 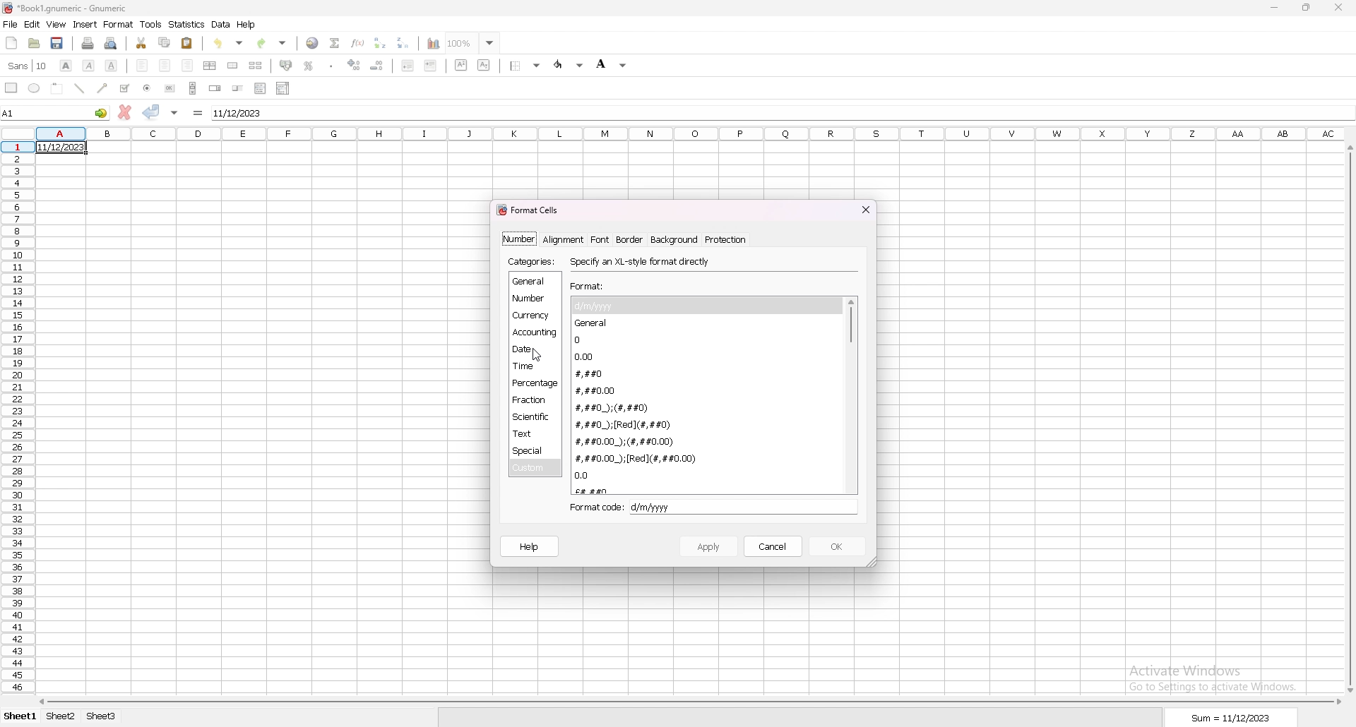 What do you see at coordinates (286, 65) in the screenshot?
I see `accounting` at bounding box center [286, 65].